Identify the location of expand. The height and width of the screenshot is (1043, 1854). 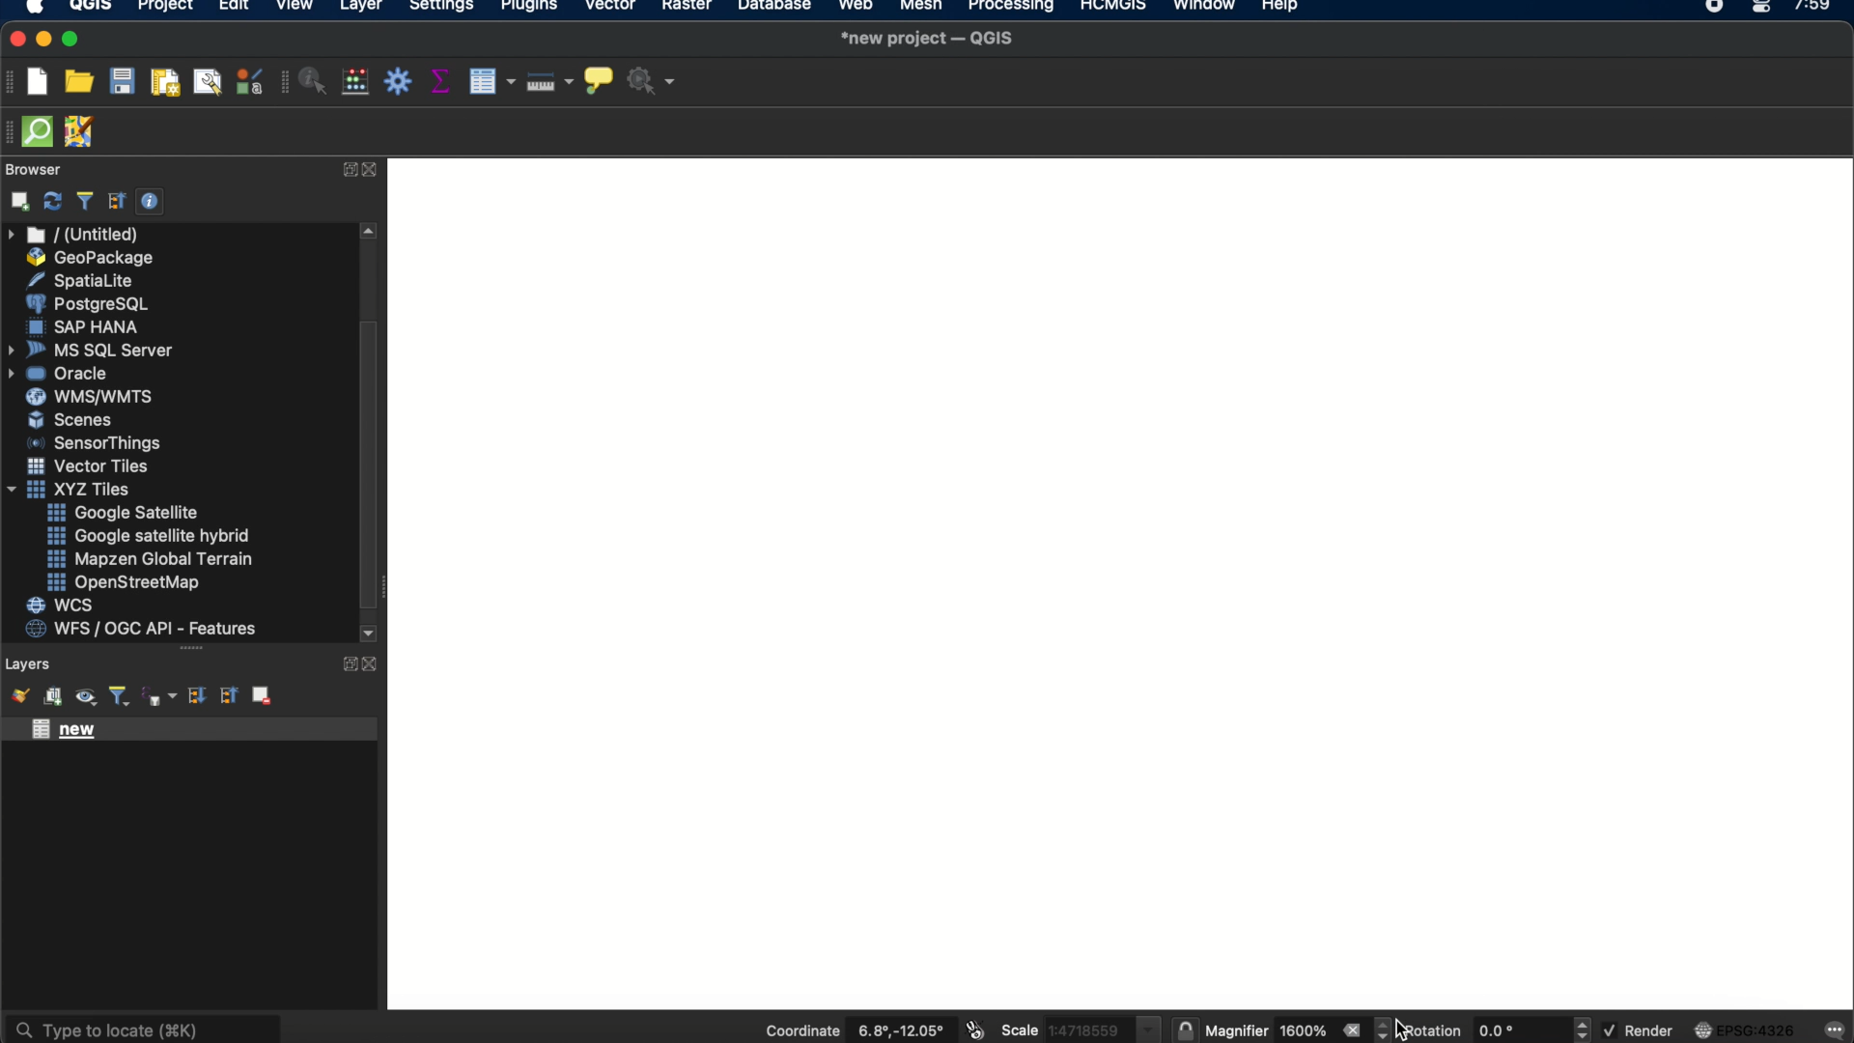
(346, 663).